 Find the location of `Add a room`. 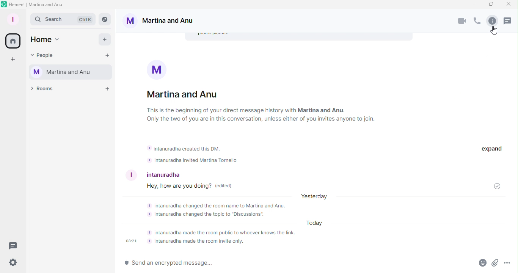

Add a room is located at coordinates (107, 88).